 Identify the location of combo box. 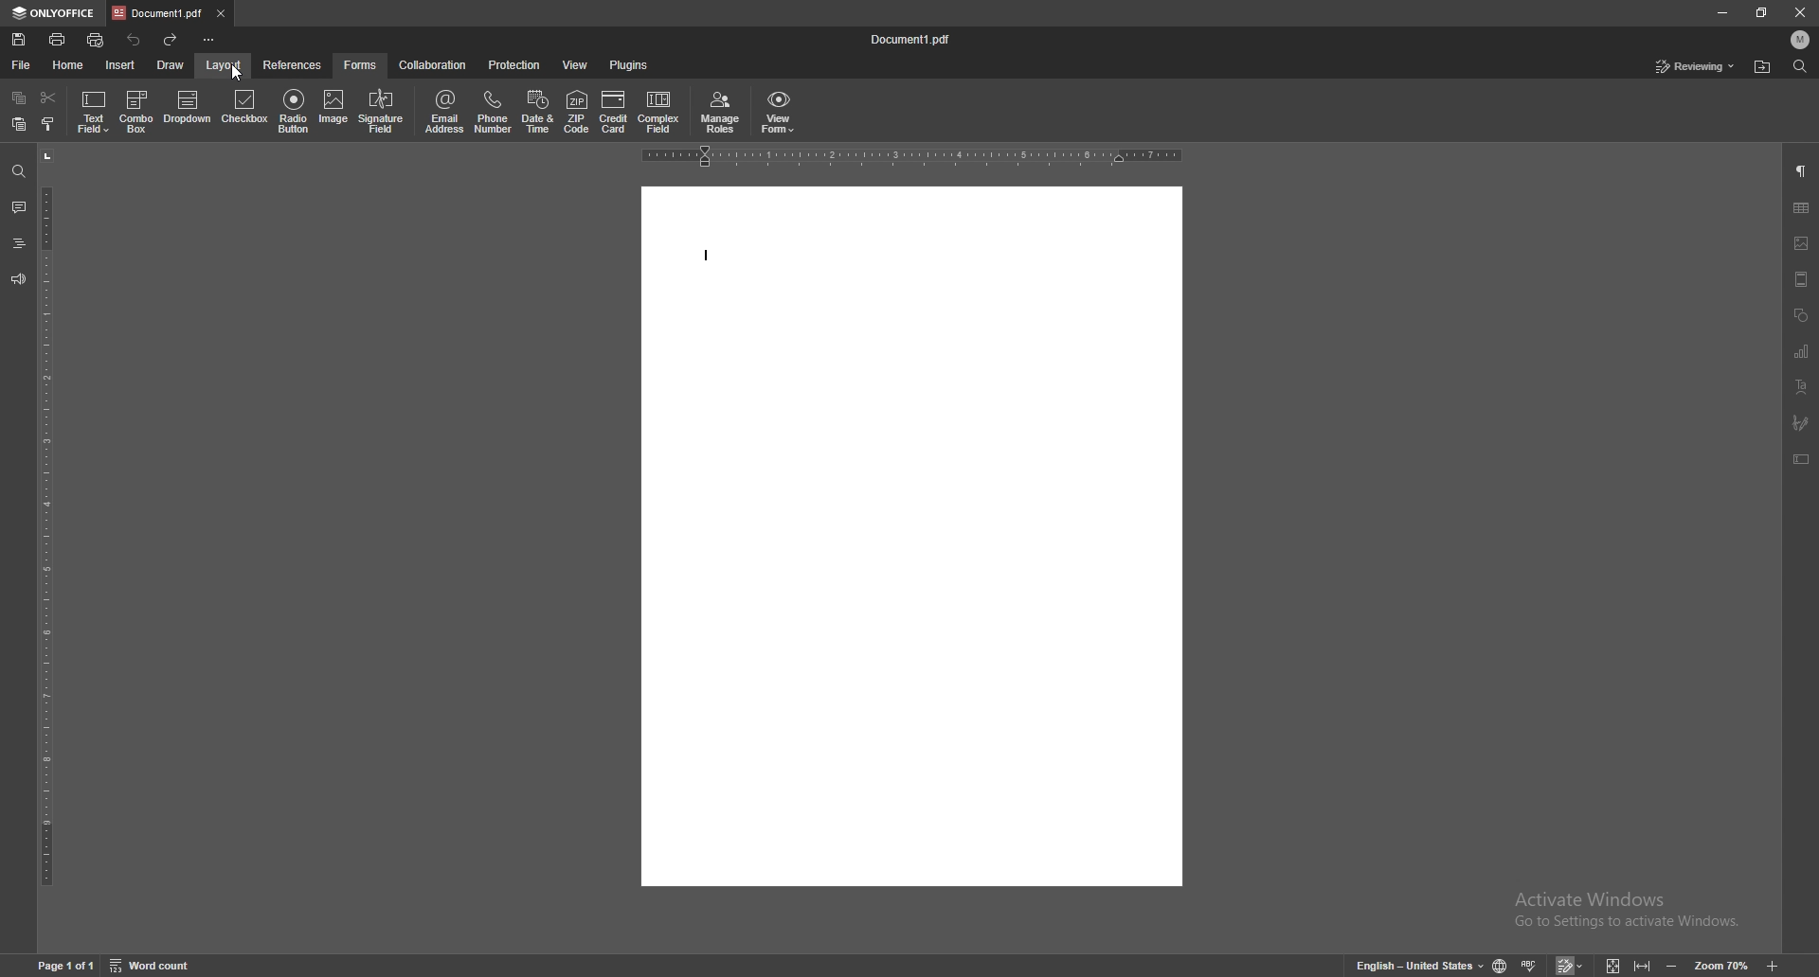
(137, 111).